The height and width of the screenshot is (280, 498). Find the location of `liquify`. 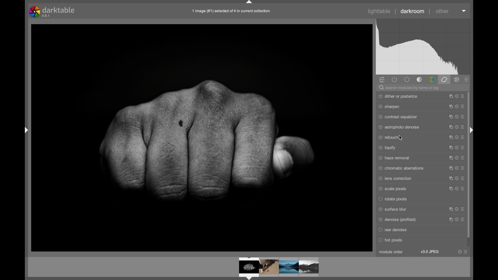

liquify is located at coordinates (387, 148).